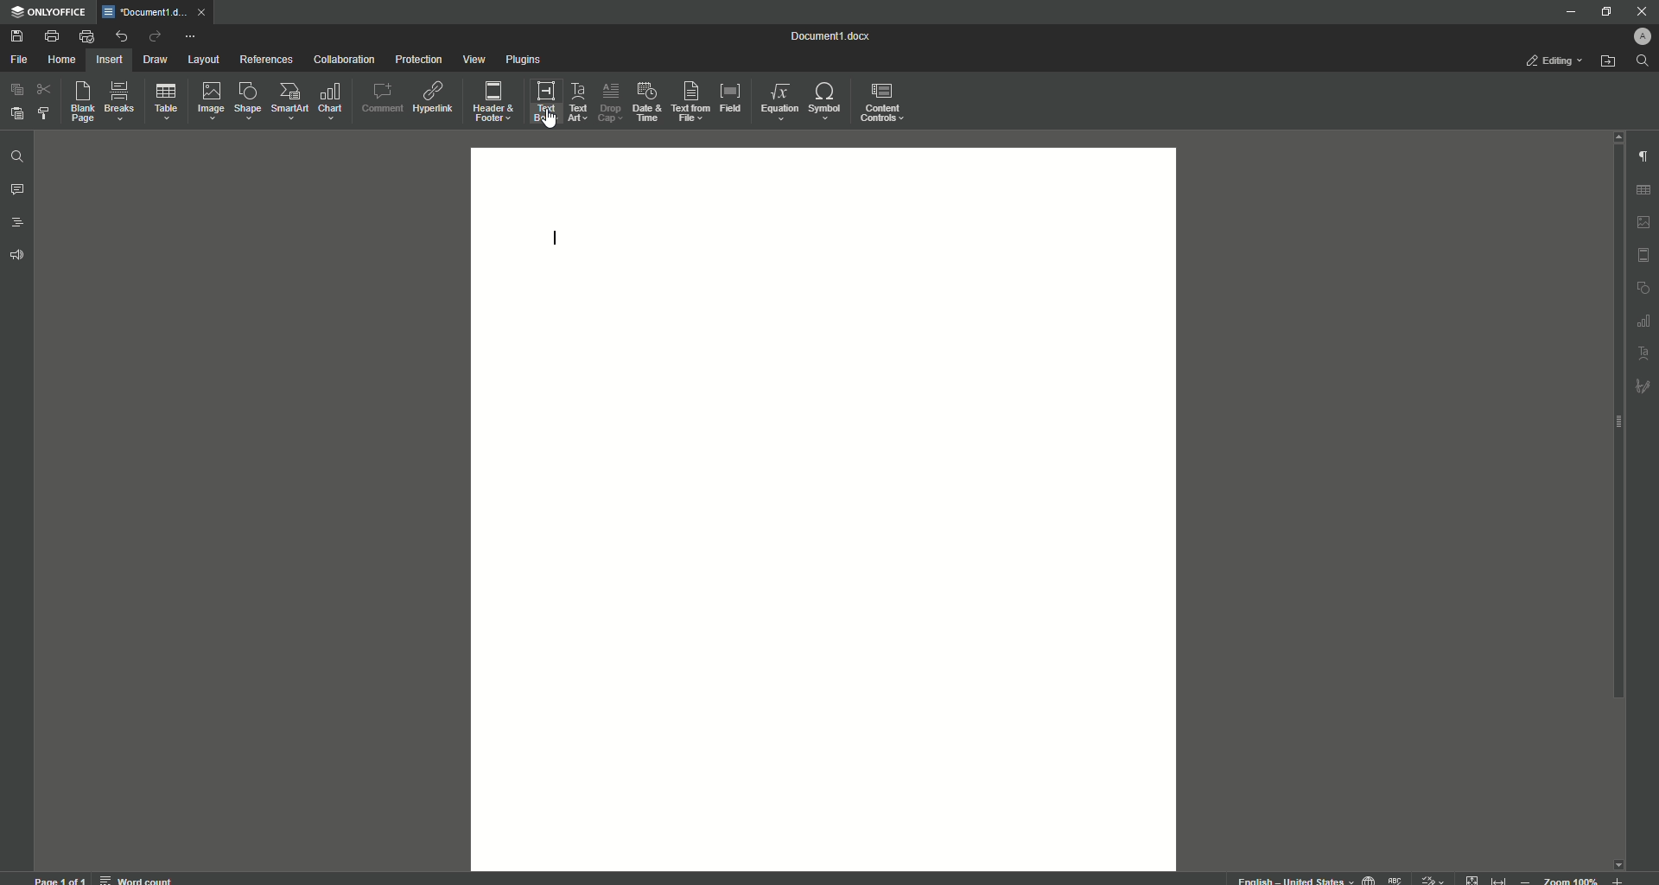  What do you see at coordinates (1642, 156) in the screenshot?
I see ` Paragraph Settings` at bounding box center [1642, 156].